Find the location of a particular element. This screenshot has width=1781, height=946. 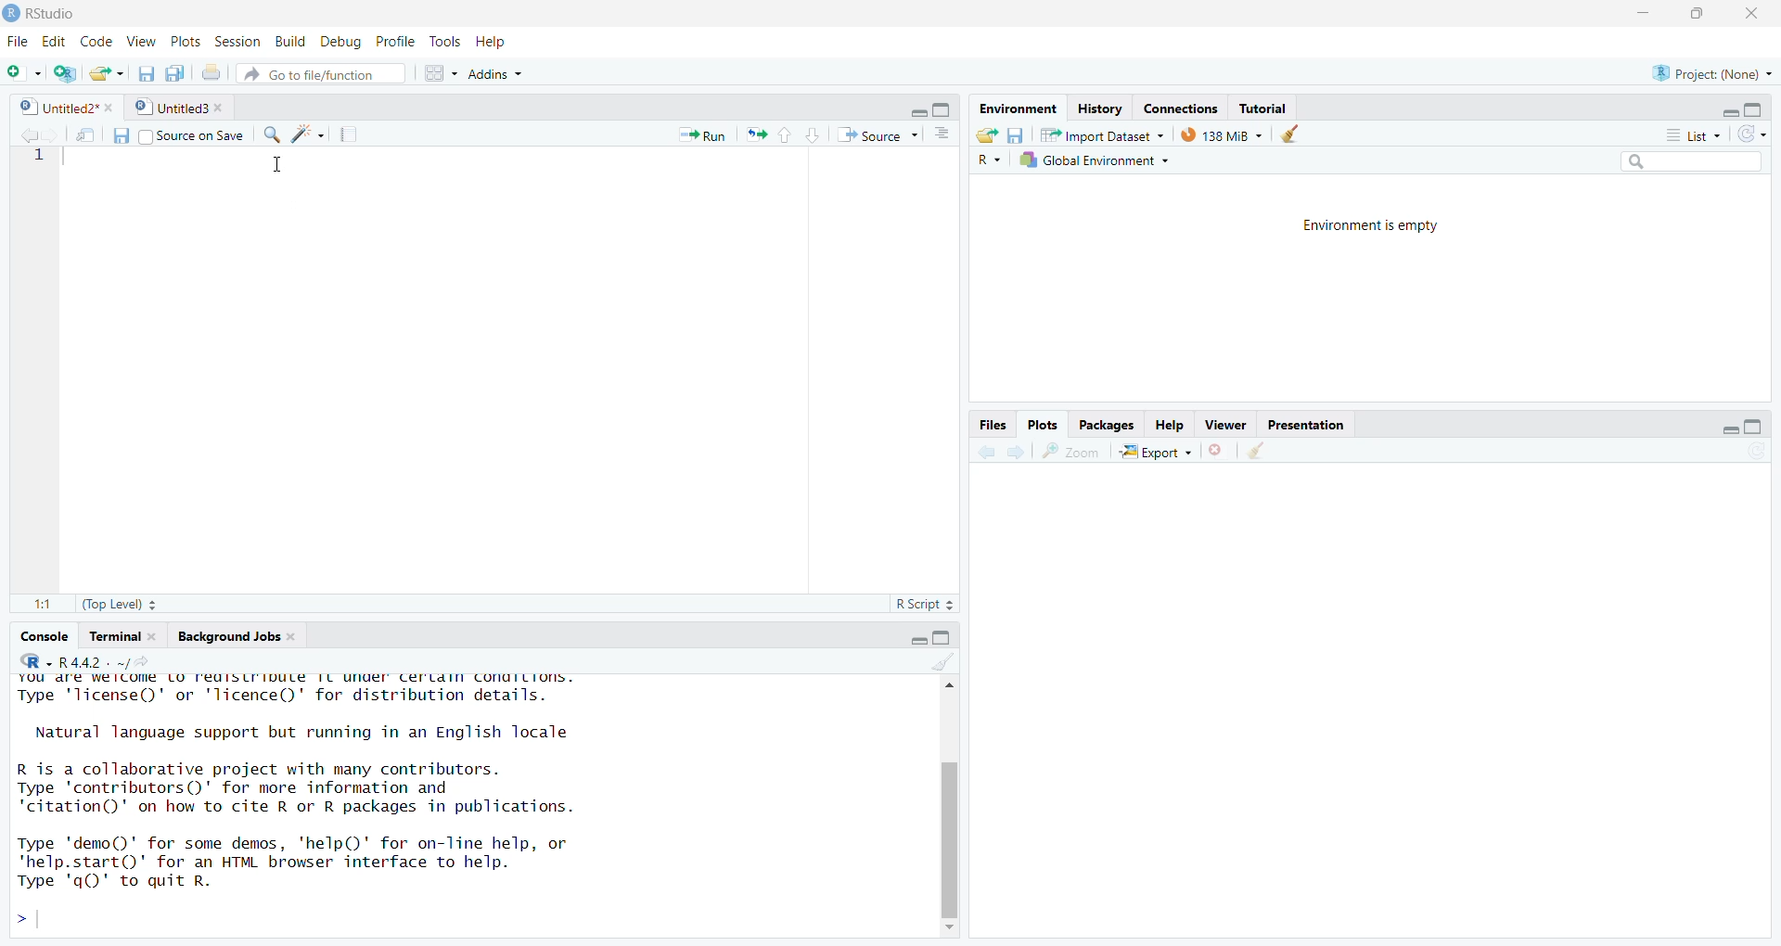

YOU dre We ICOM LO FediSLIIDULE TL UNUer Certdin conuiLions.

Type 'license()' or 'licence()' for distribution details.
Natural language support but running in an English locale

R is a collaborative project with many contributors.

Type 'contributors()' for more information and

"citation()' on how to cite R or R packages in publications.

Type 'demo()' for some demos, 'help()' for on-line help, or

'help.start()"' for an HTML browser interface to help.

Type 'qO)' to quit R.

> is located at coordinates (419, 789).